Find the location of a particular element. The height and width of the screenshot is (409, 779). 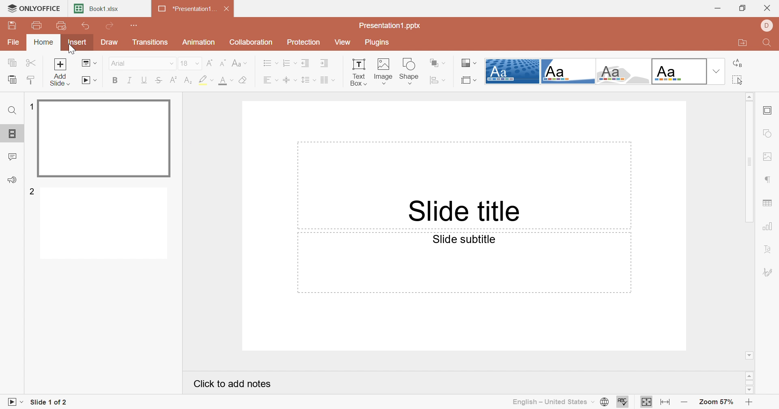

Corner is located at coordinates (568, 71).